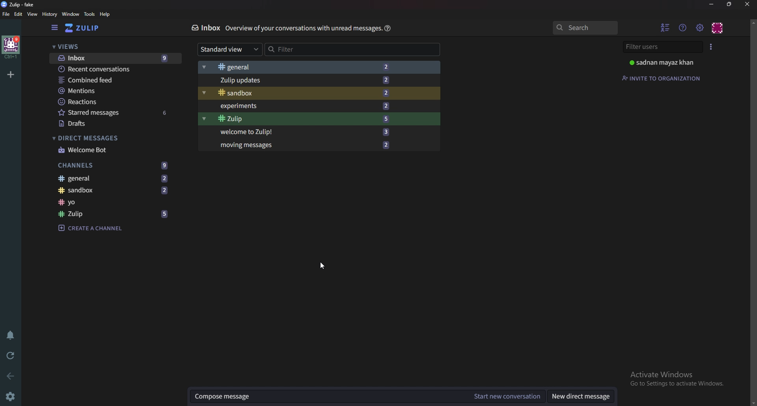 This screenshot has height=406, width=757. What do you see at coordinates (11, 376) in the screenshot?
I see `back` at bounding box center [11, 376].